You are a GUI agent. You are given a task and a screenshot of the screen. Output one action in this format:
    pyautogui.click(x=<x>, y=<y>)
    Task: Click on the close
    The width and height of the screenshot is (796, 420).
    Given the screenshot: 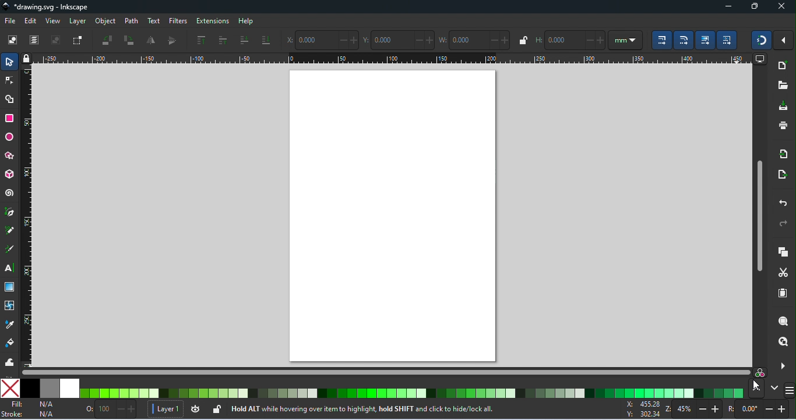 What is the action you would take?
    pyautogui.click(x=781, y=8)
    